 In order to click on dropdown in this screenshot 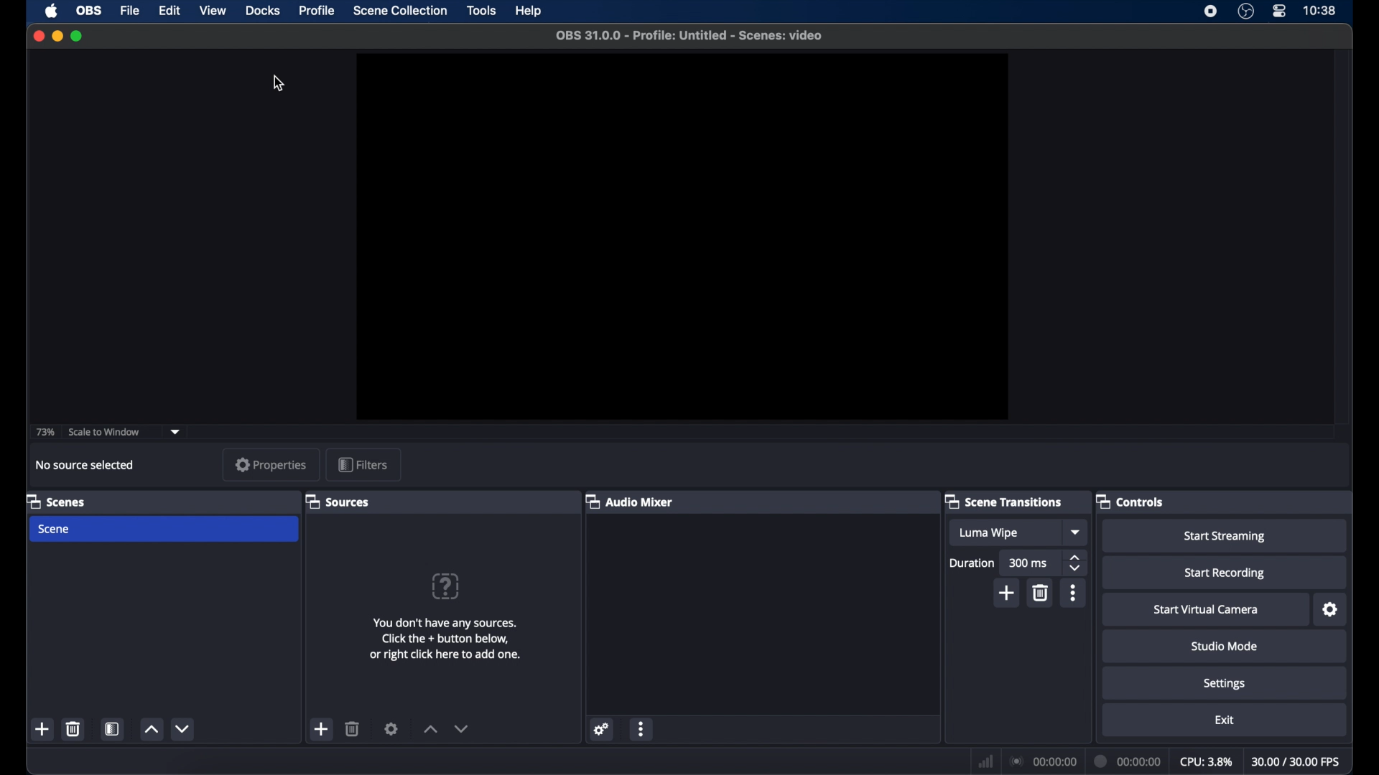, I will do `click(175, 431)`.